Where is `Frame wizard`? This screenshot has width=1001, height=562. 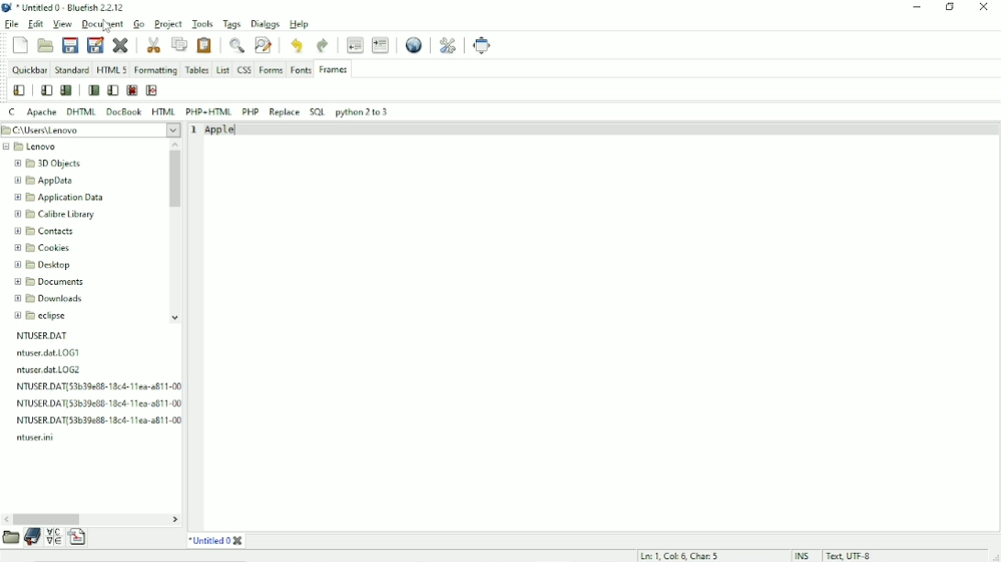
Frame wizard is located at coordinates (19, 91).